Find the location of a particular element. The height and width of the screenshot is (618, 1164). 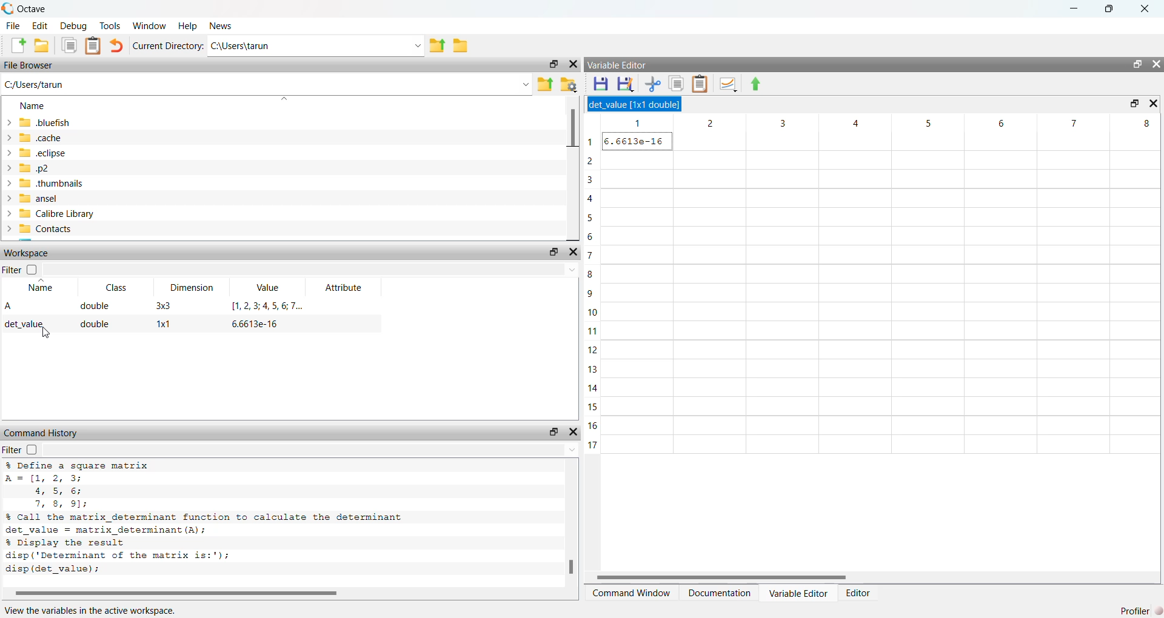

maximize is located at coordinates (554, 432).